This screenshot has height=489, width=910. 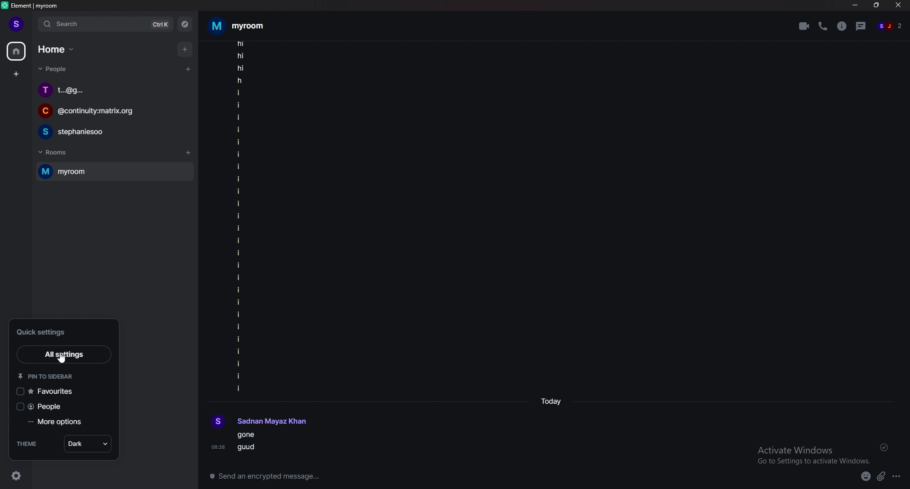 What do you see at coordinates (61, 153) in the screenshot?
I see `rooms` at bounding box center [61, 153].